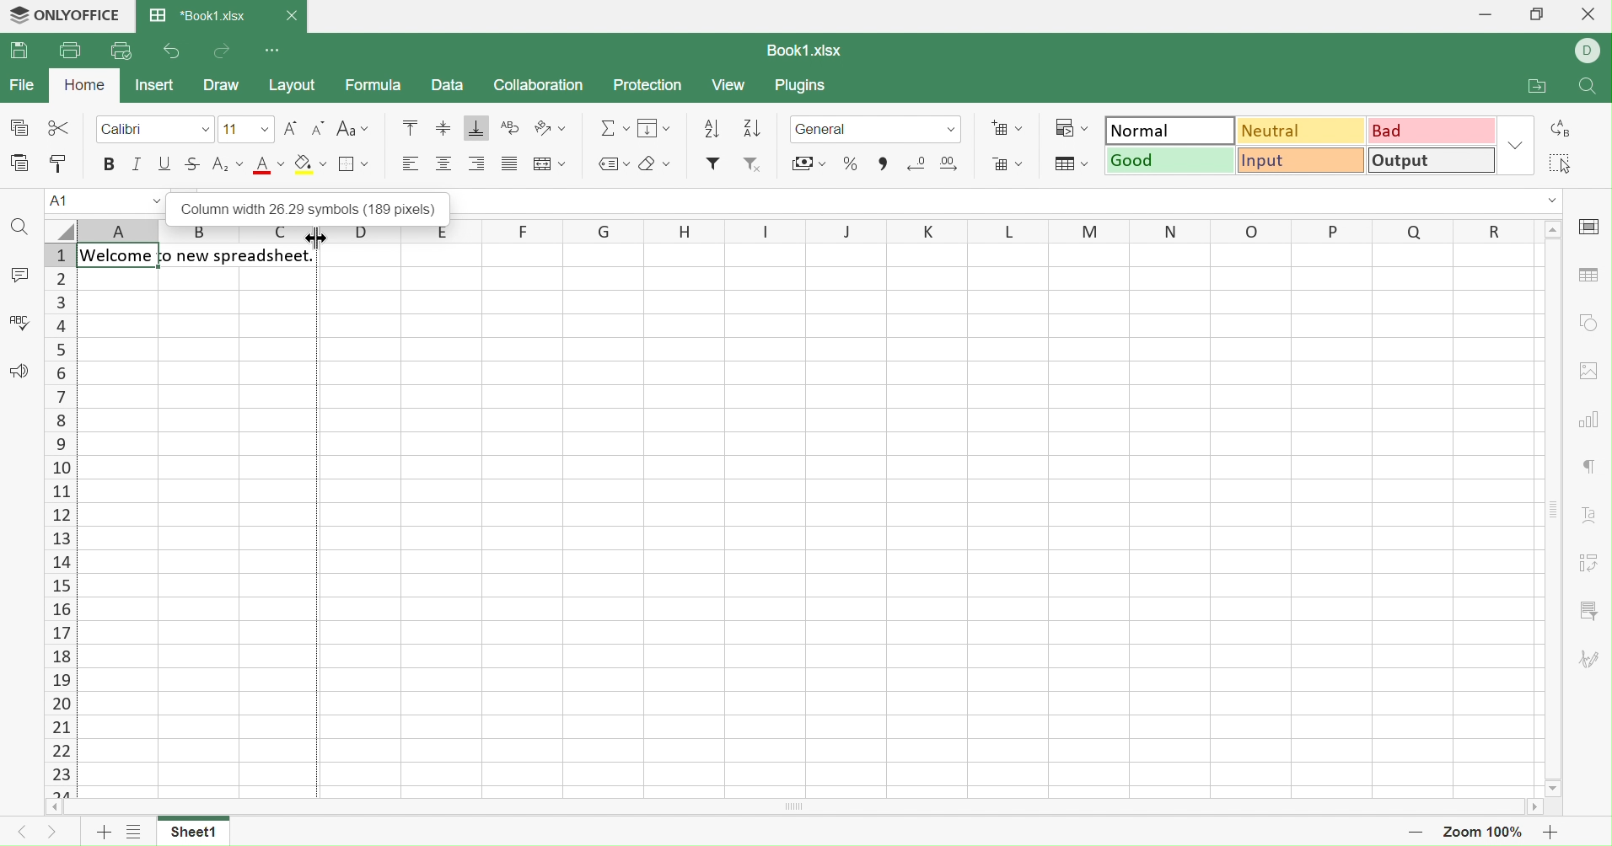 Image resolution: width=1612 pixels, height=846 pixels. I want to click on Insert cells, so click(1006, 128).